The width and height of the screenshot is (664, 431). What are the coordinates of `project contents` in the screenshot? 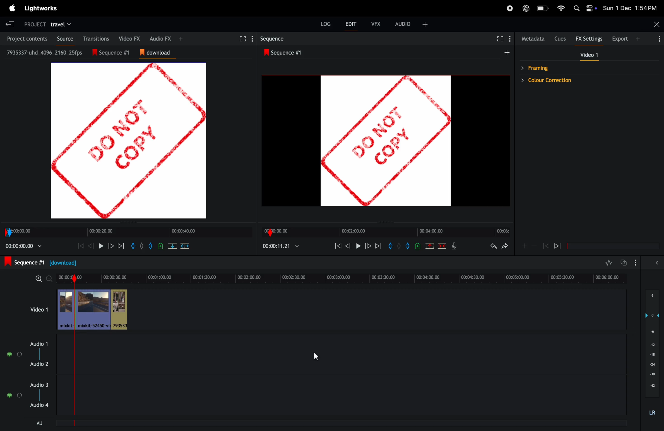 It's located at (25, 38).